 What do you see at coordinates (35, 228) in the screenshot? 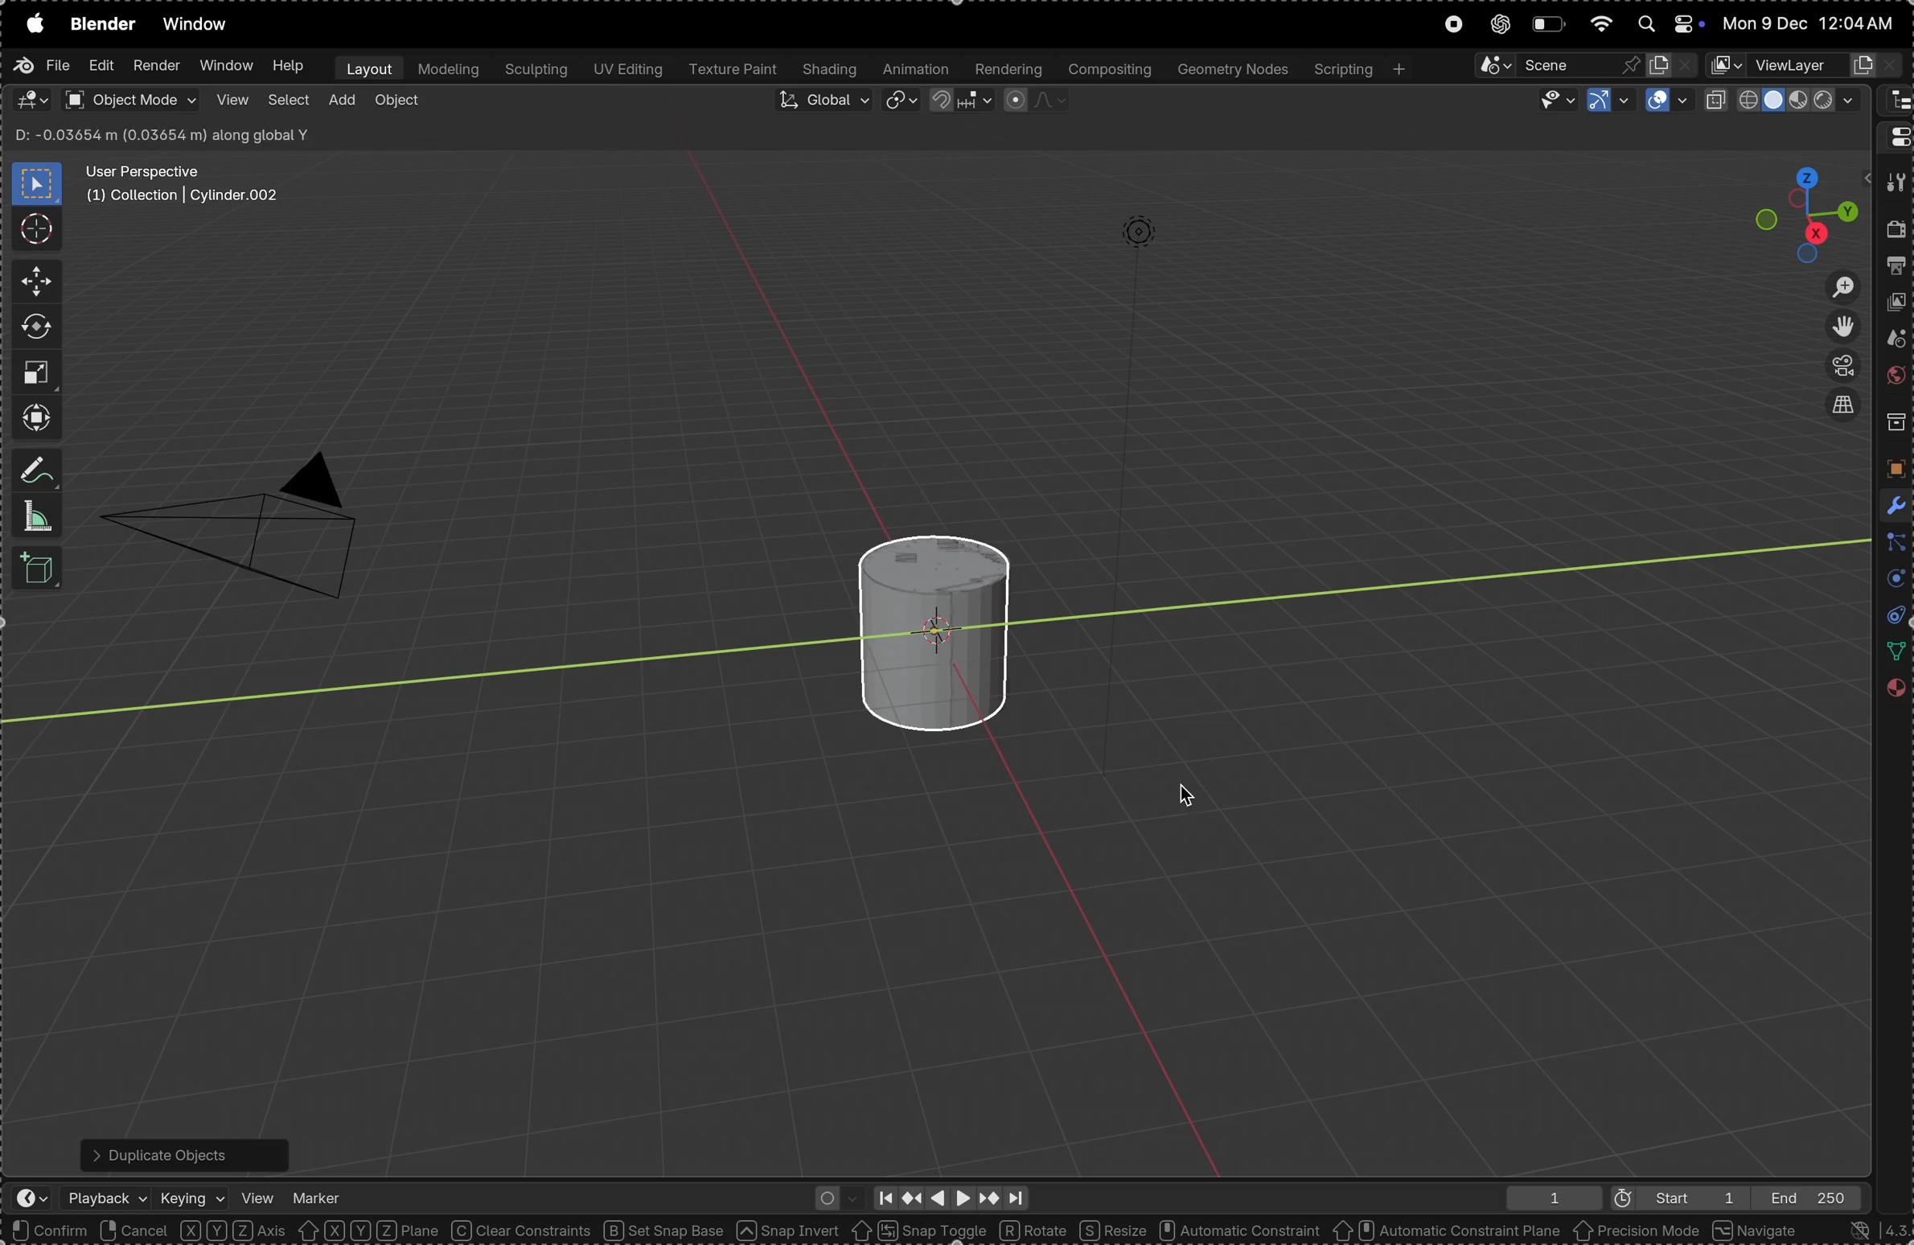
I see `cursor` at bounding box center [35, 228].